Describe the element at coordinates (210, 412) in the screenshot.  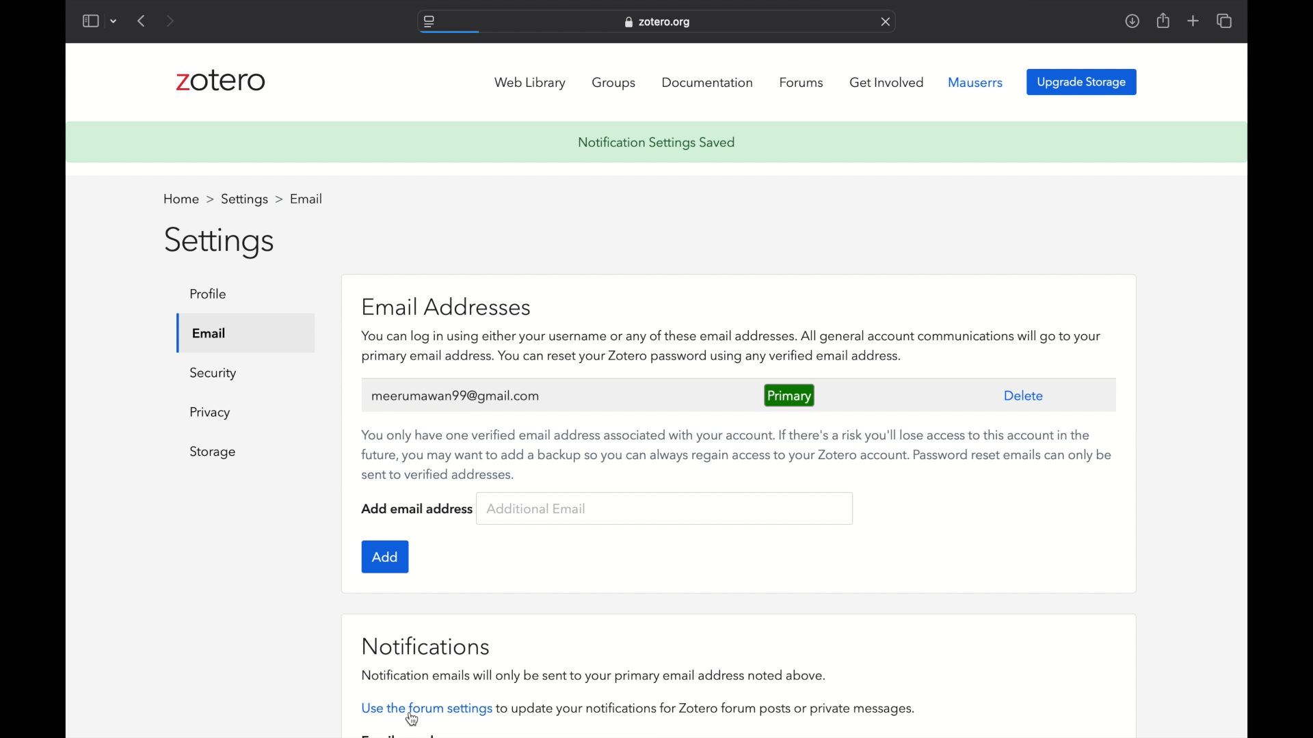
I see `privacy` at that location.